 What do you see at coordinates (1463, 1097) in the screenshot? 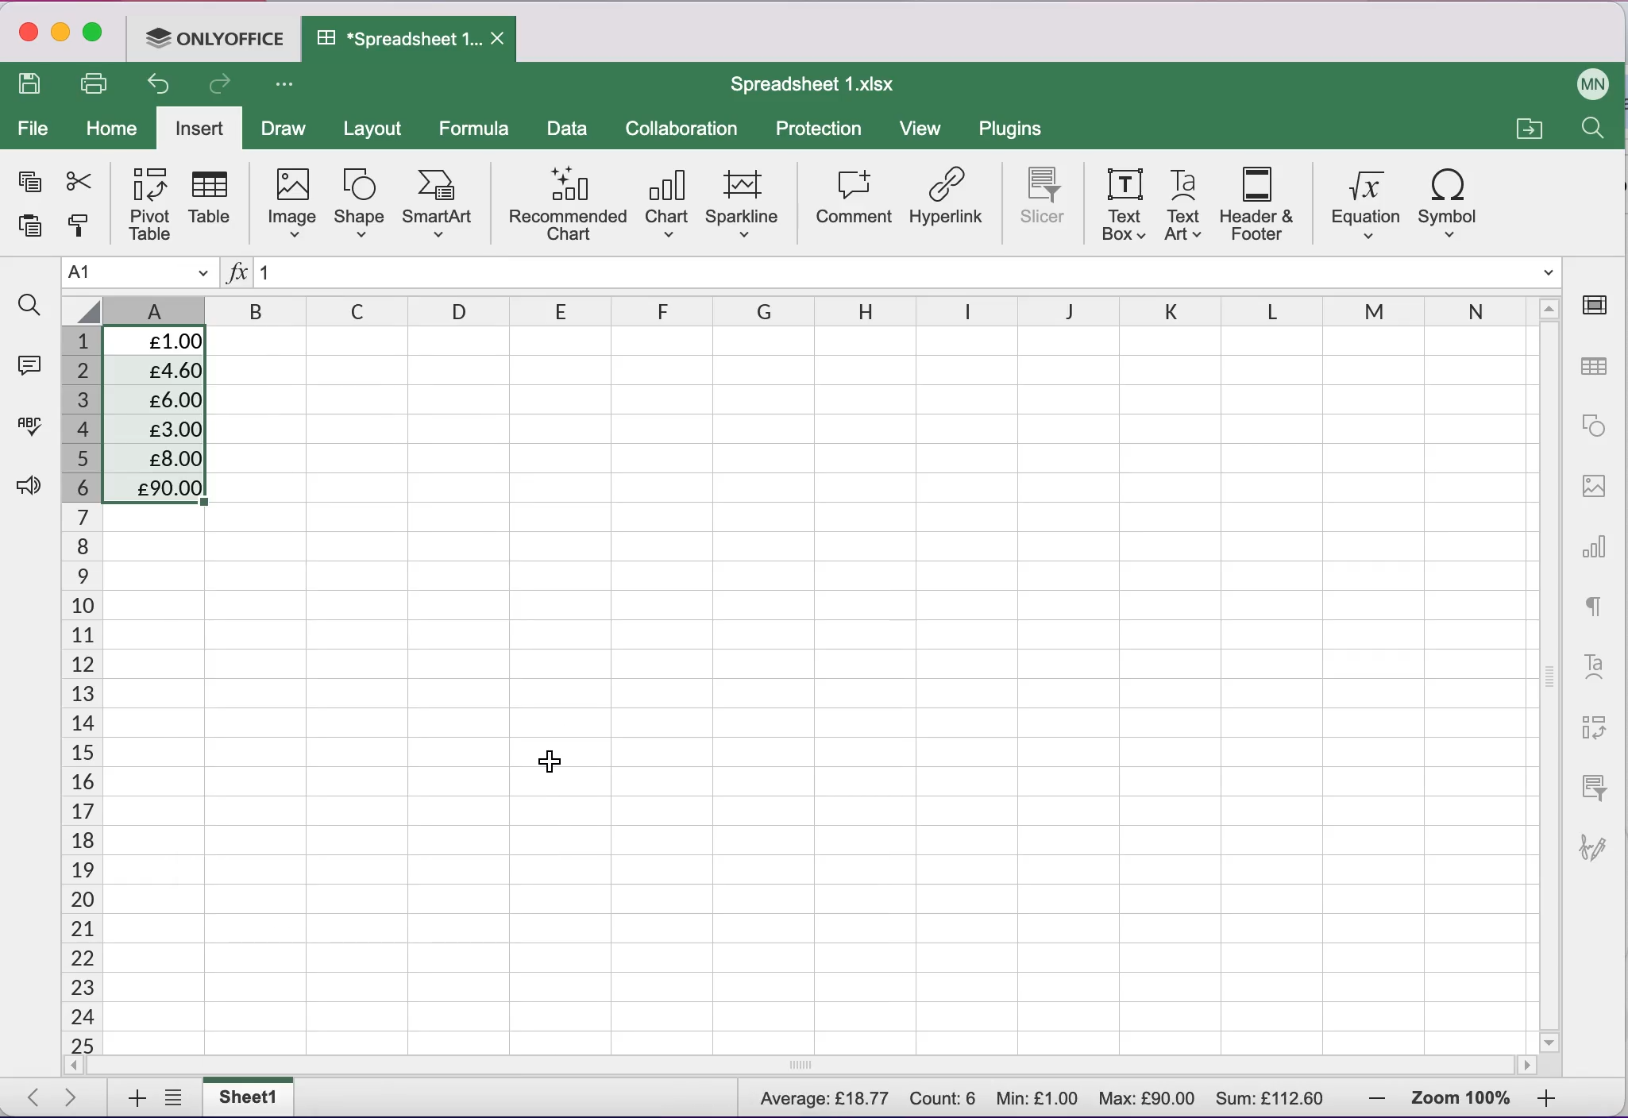
I see `zoom percentage` at bounding box center [1463, 1097].